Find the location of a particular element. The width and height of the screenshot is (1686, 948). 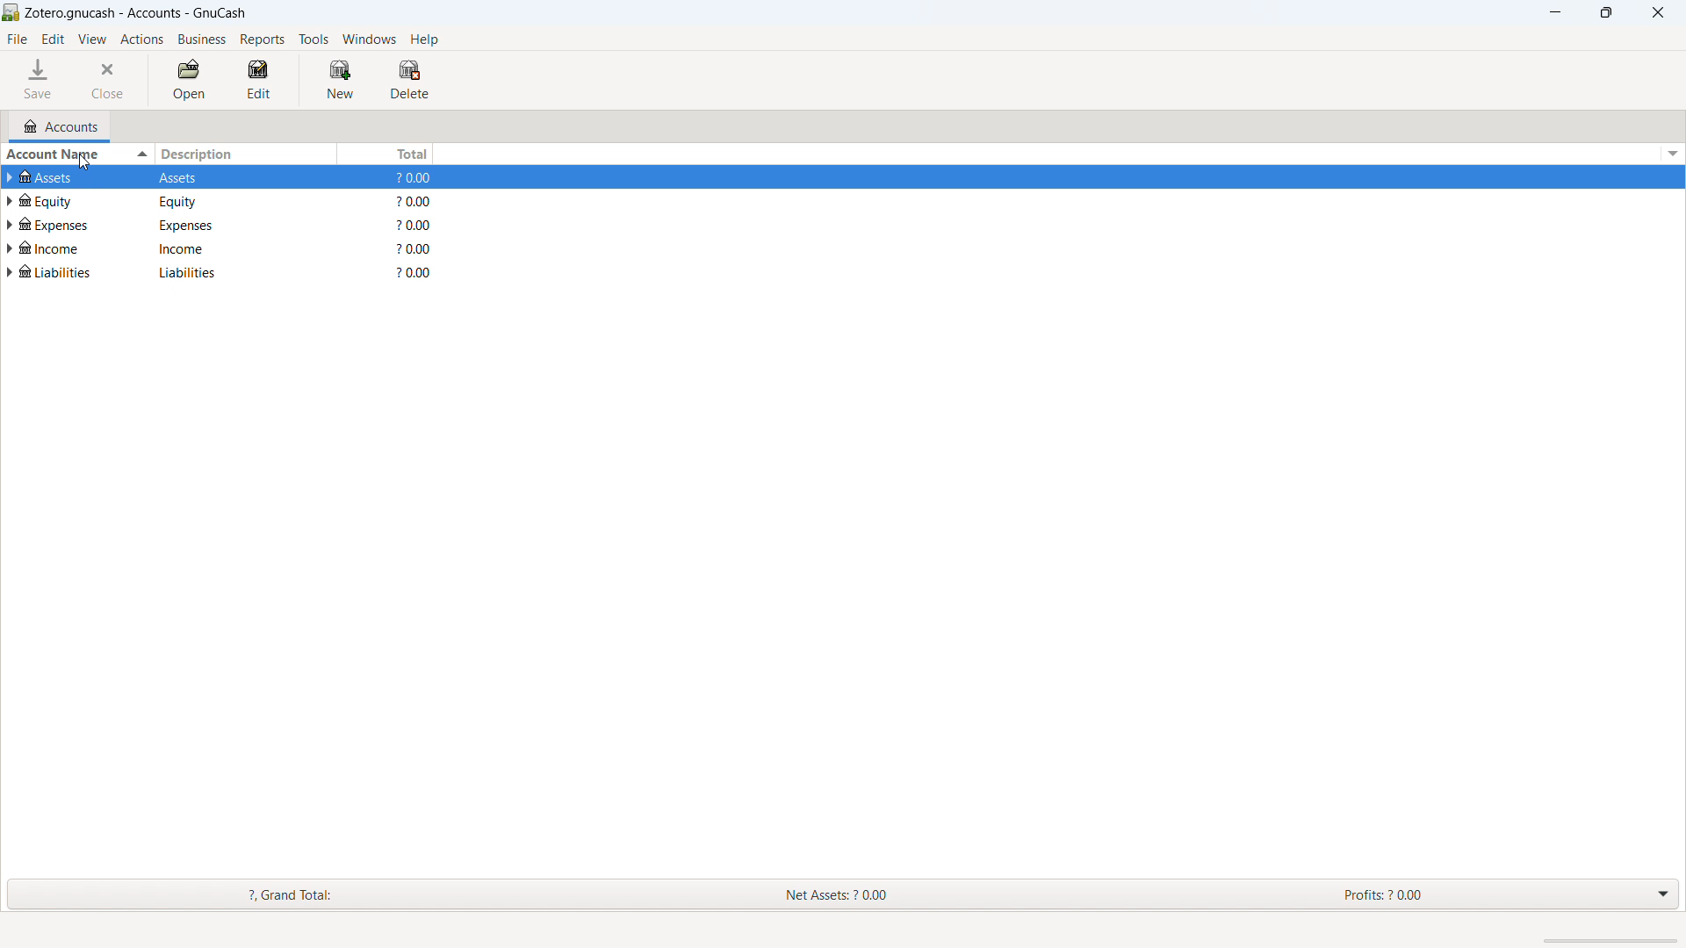

sort by description is located at coordinates (244, 154).